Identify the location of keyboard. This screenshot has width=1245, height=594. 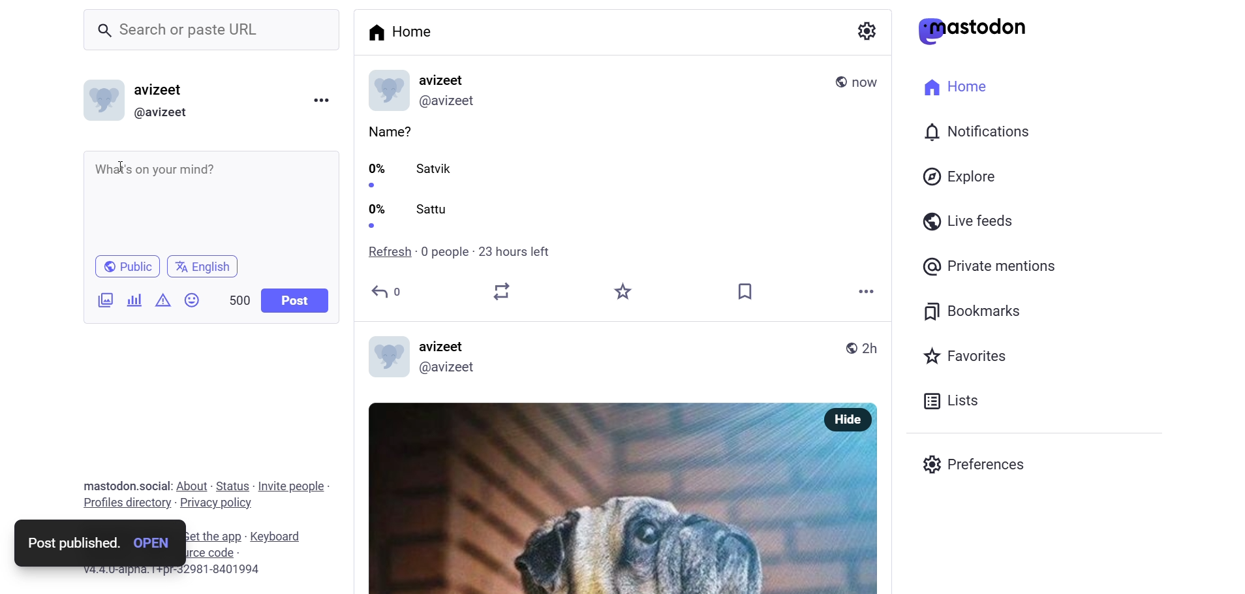
(281, 537).